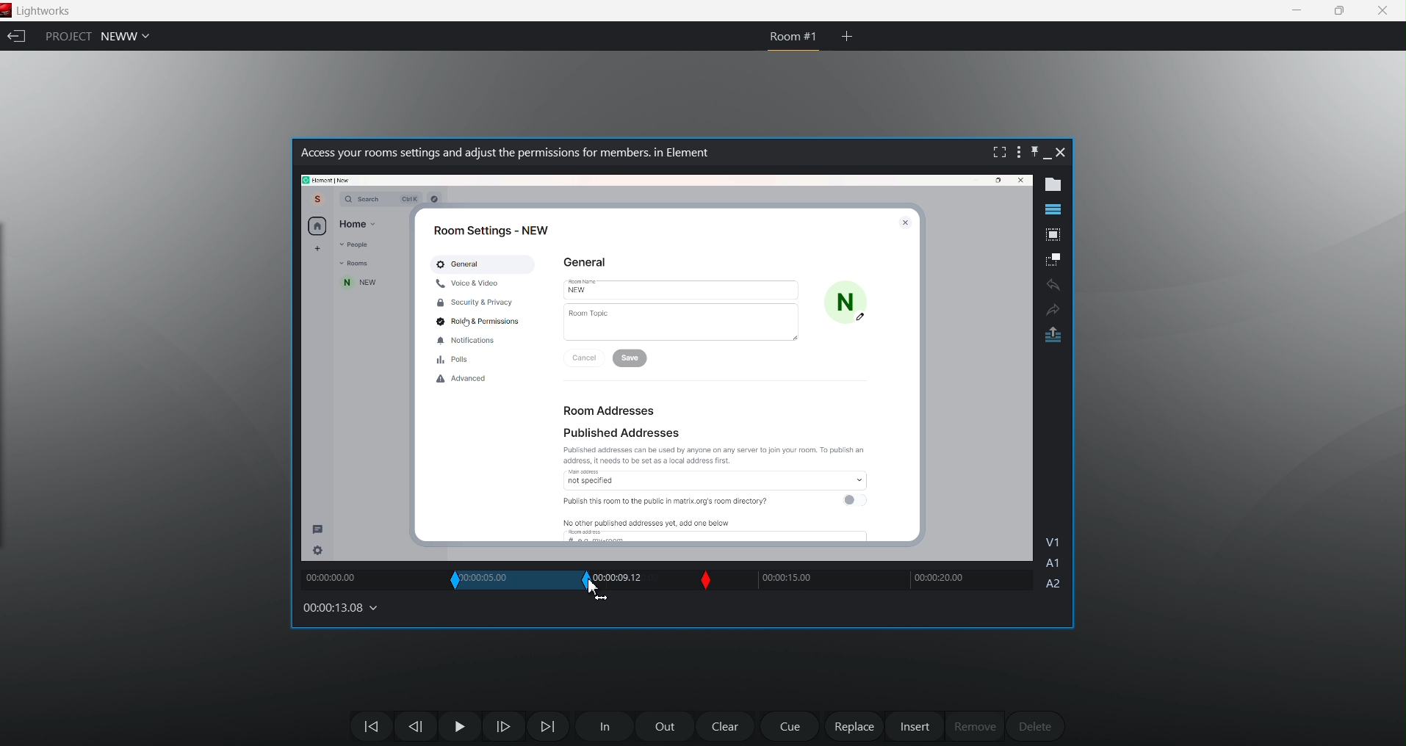  Describe the element at coordinates (845, 301) in the screenshot. I see `N` at that location.